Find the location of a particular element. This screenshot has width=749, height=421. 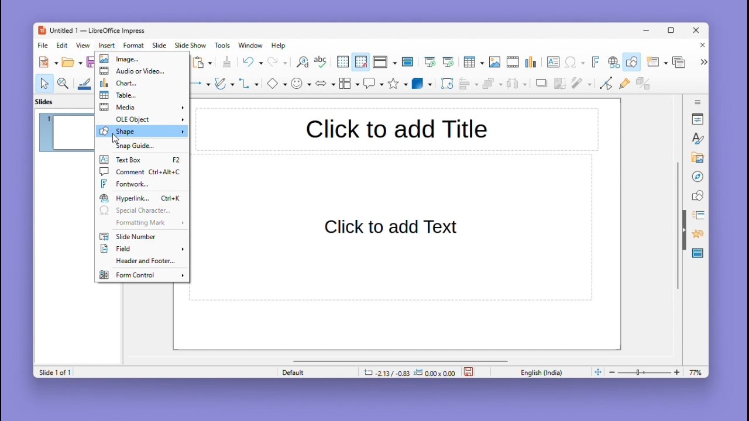

Content is located at coordinates (391, 229).